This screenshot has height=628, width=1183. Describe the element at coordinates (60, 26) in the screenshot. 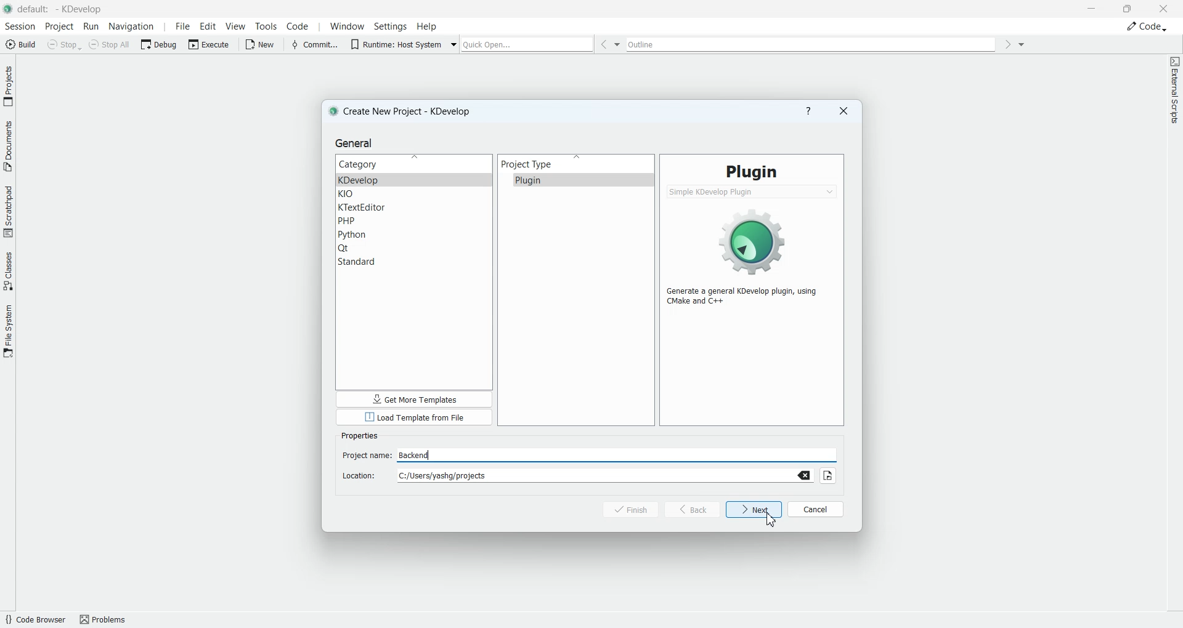

I see `Project` at that location.